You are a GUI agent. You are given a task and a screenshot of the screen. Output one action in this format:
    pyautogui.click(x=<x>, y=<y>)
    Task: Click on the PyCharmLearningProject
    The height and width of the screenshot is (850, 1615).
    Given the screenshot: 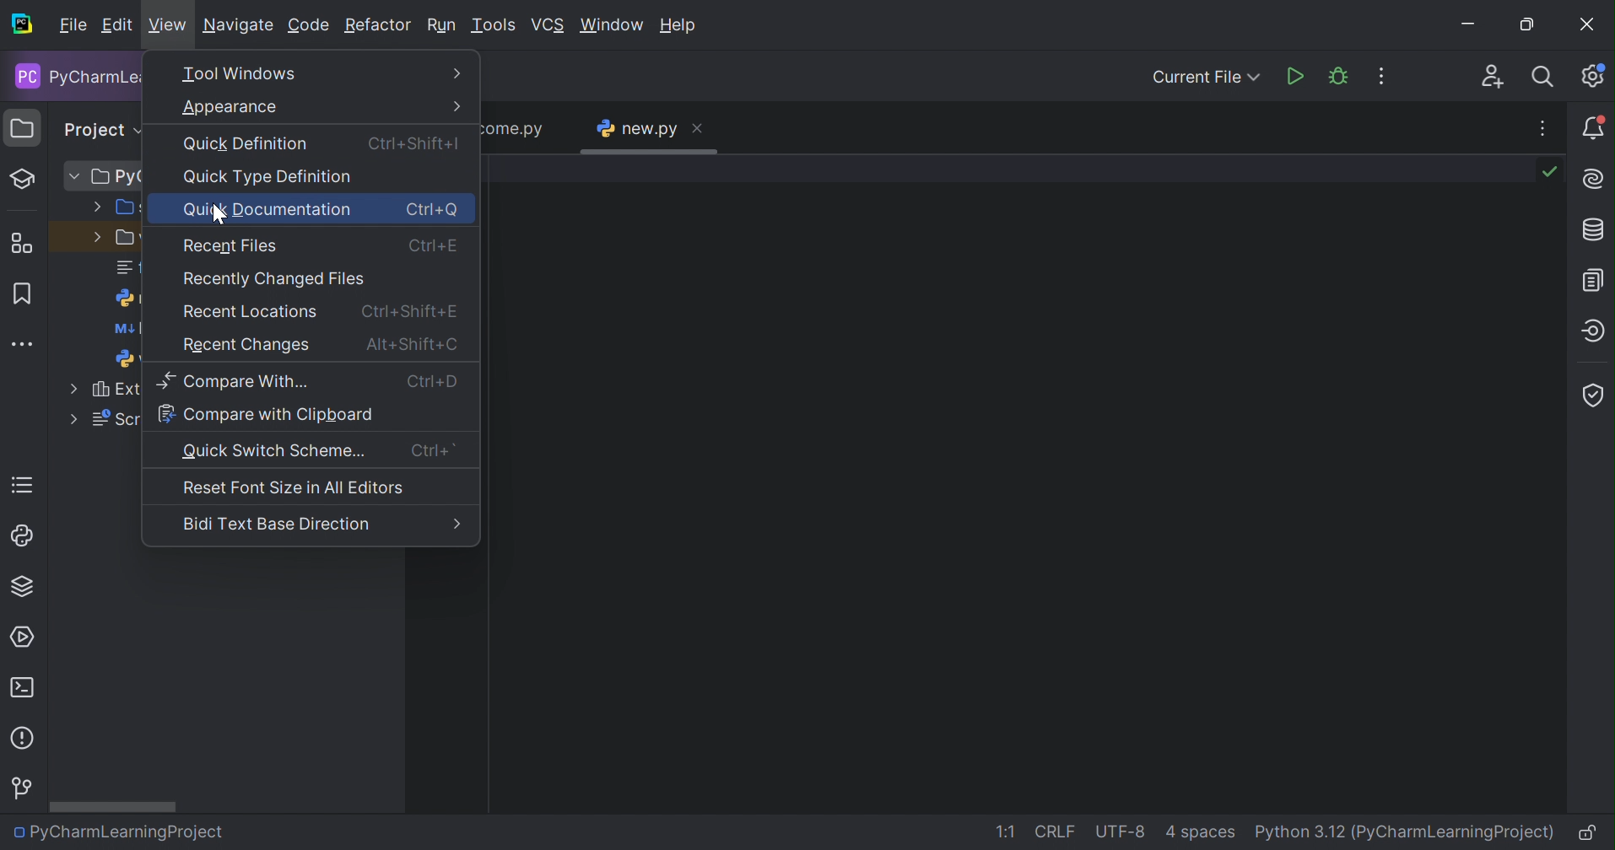 What is the action you would take?
    pyautogui.click(x=73, y=75)
    